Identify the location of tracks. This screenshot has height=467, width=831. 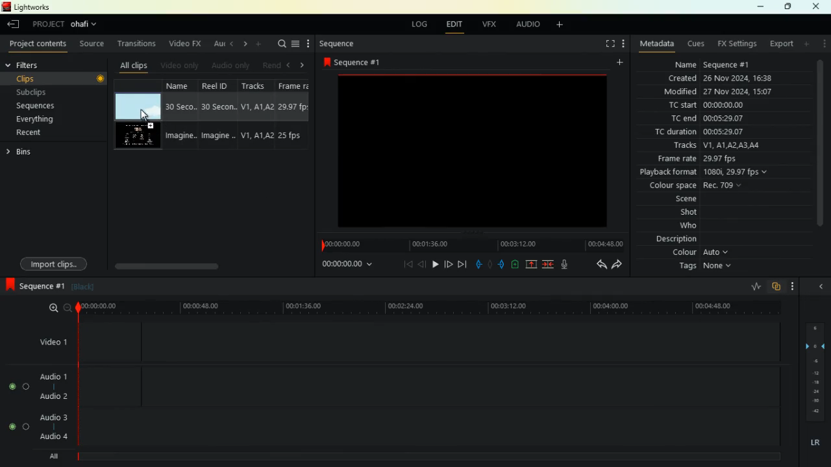
(686, 146).